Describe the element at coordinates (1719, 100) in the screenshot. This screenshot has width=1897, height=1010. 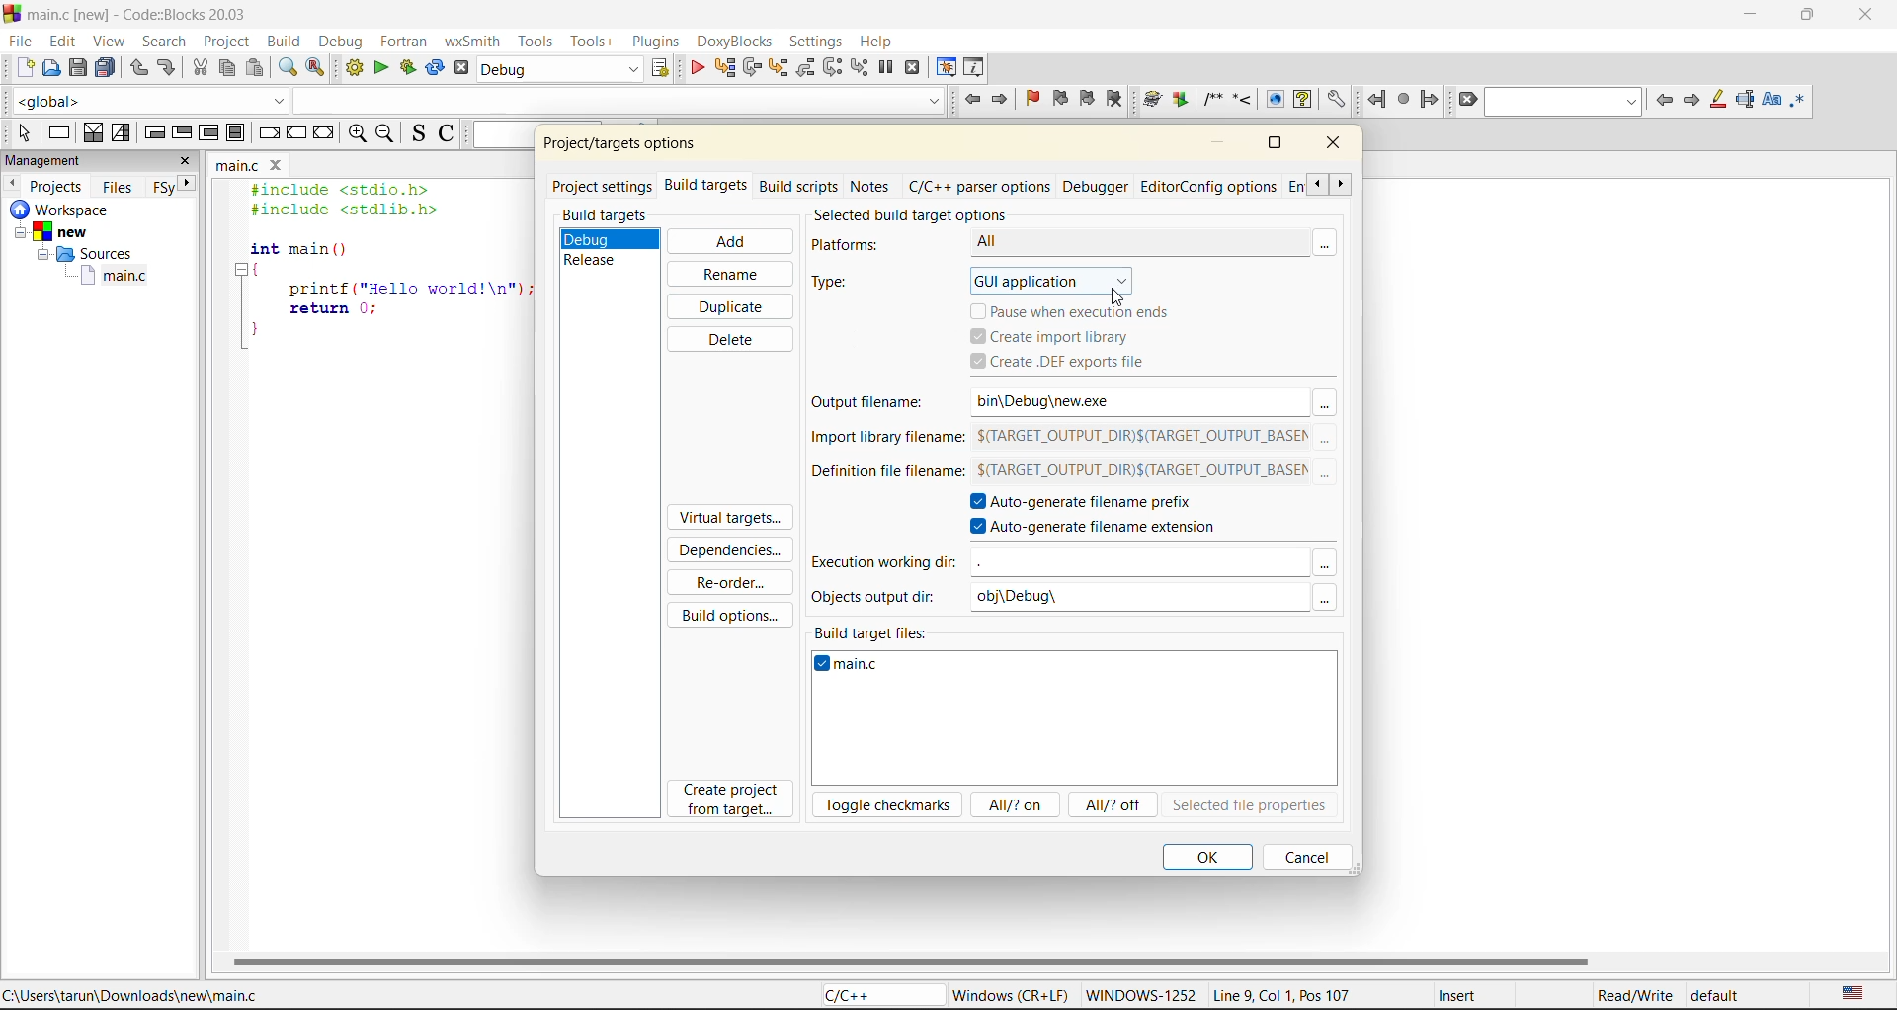
I see `higlight` at that location.